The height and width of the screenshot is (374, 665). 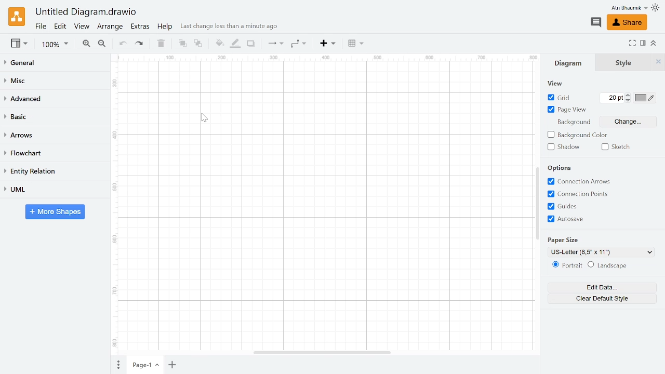 I want to click on Collpase, so click(x=653, y=44).